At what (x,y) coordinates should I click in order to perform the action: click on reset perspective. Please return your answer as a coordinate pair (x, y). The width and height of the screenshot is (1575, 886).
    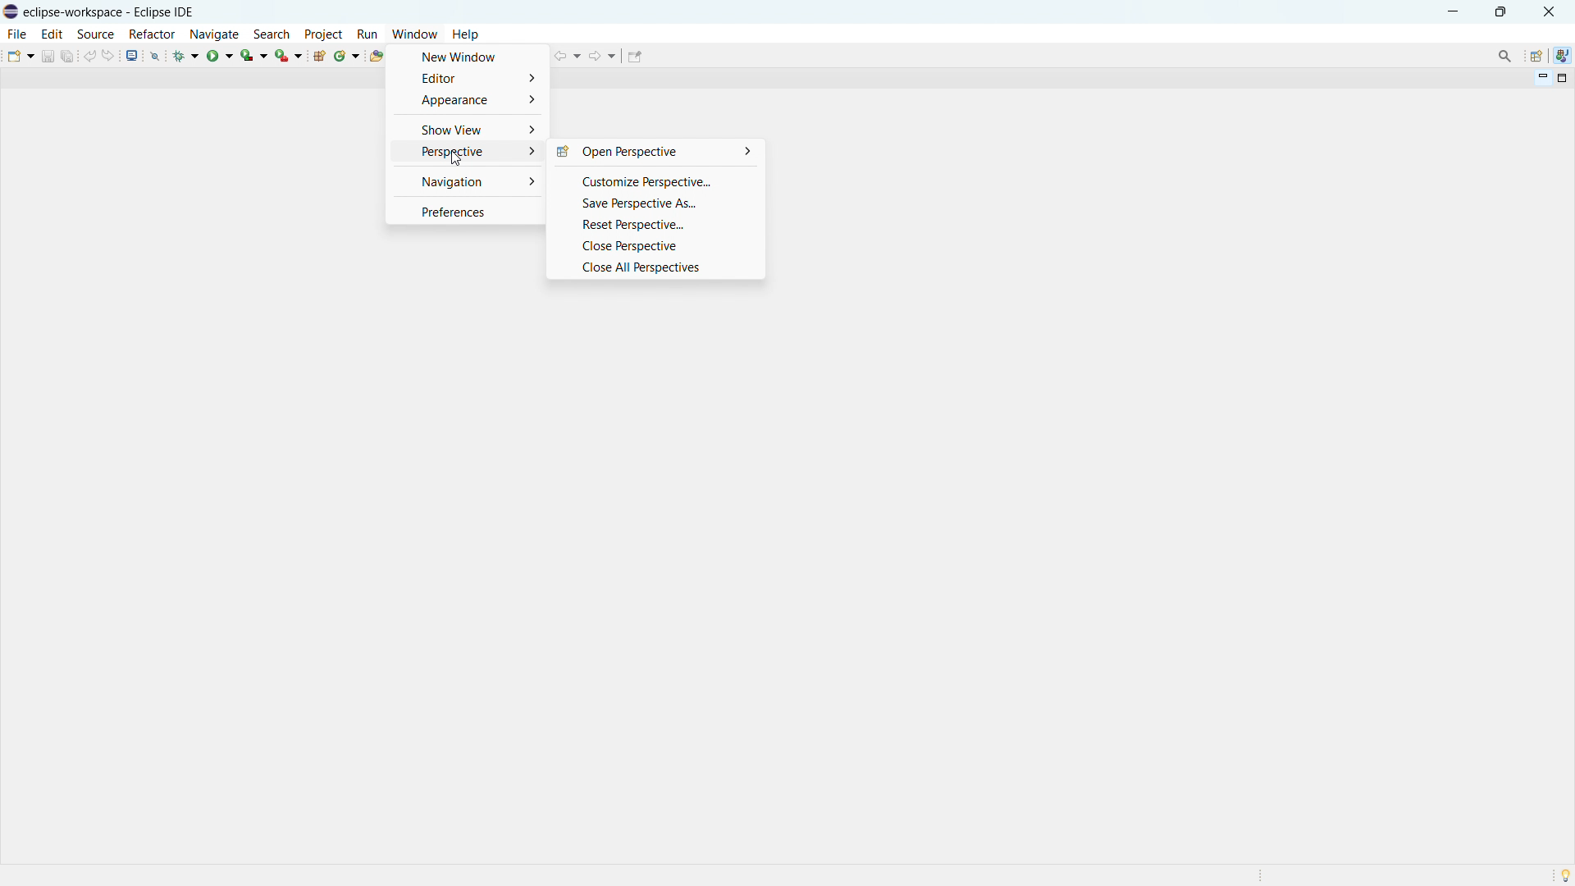
    Looking at the image, I should click on (655, 224).